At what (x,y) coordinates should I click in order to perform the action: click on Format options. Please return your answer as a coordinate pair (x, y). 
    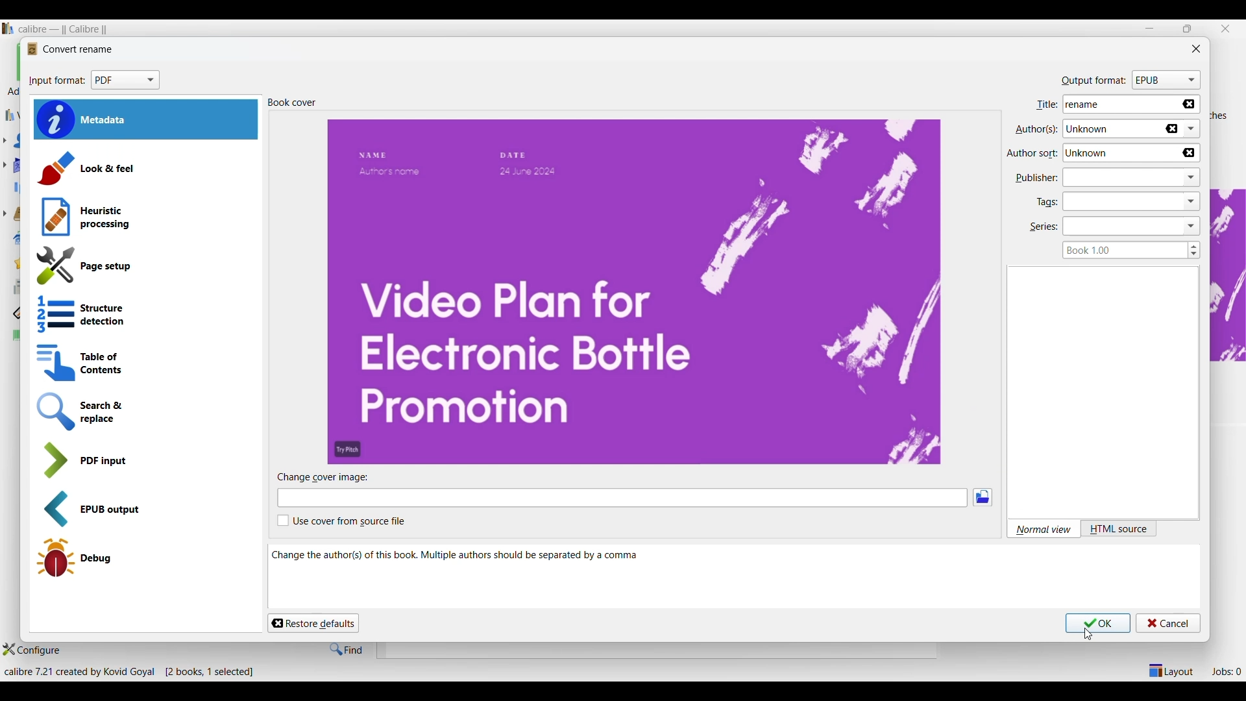
    Looking at the image, I should click on (127, 80).